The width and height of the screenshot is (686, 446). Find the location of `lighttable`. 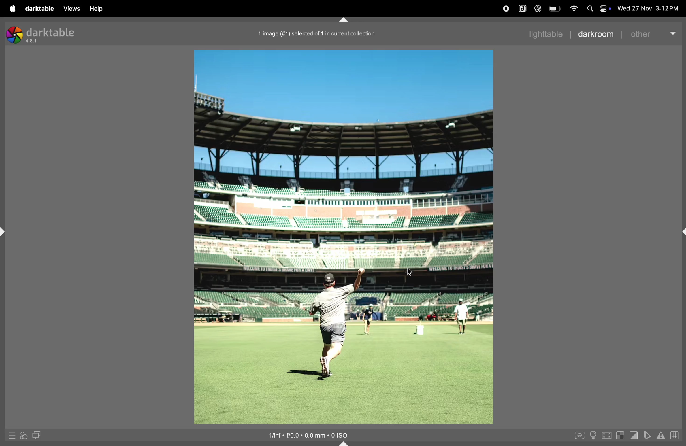

lighttable is located at coordinates (544, 33).